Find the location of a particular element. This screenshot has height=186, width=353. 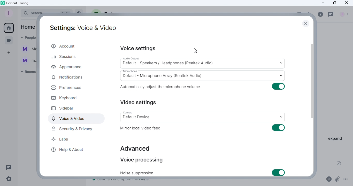

Settings: Voice and video is located at coordinates (83, 28).